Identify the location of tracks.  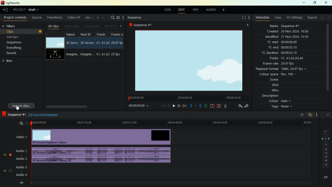
(285, 59).